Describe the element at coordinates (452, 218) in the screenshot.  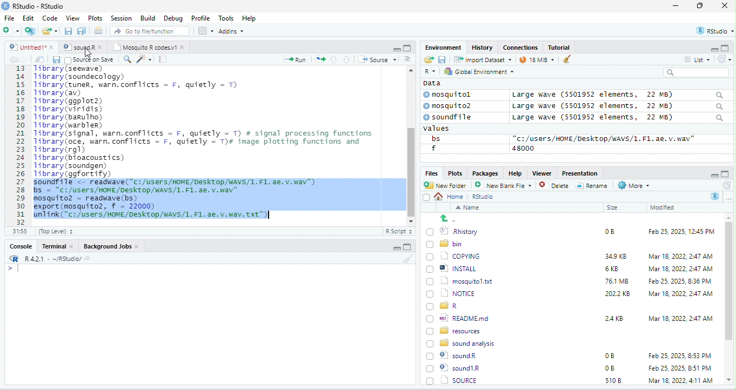
I see `go back` at that location.